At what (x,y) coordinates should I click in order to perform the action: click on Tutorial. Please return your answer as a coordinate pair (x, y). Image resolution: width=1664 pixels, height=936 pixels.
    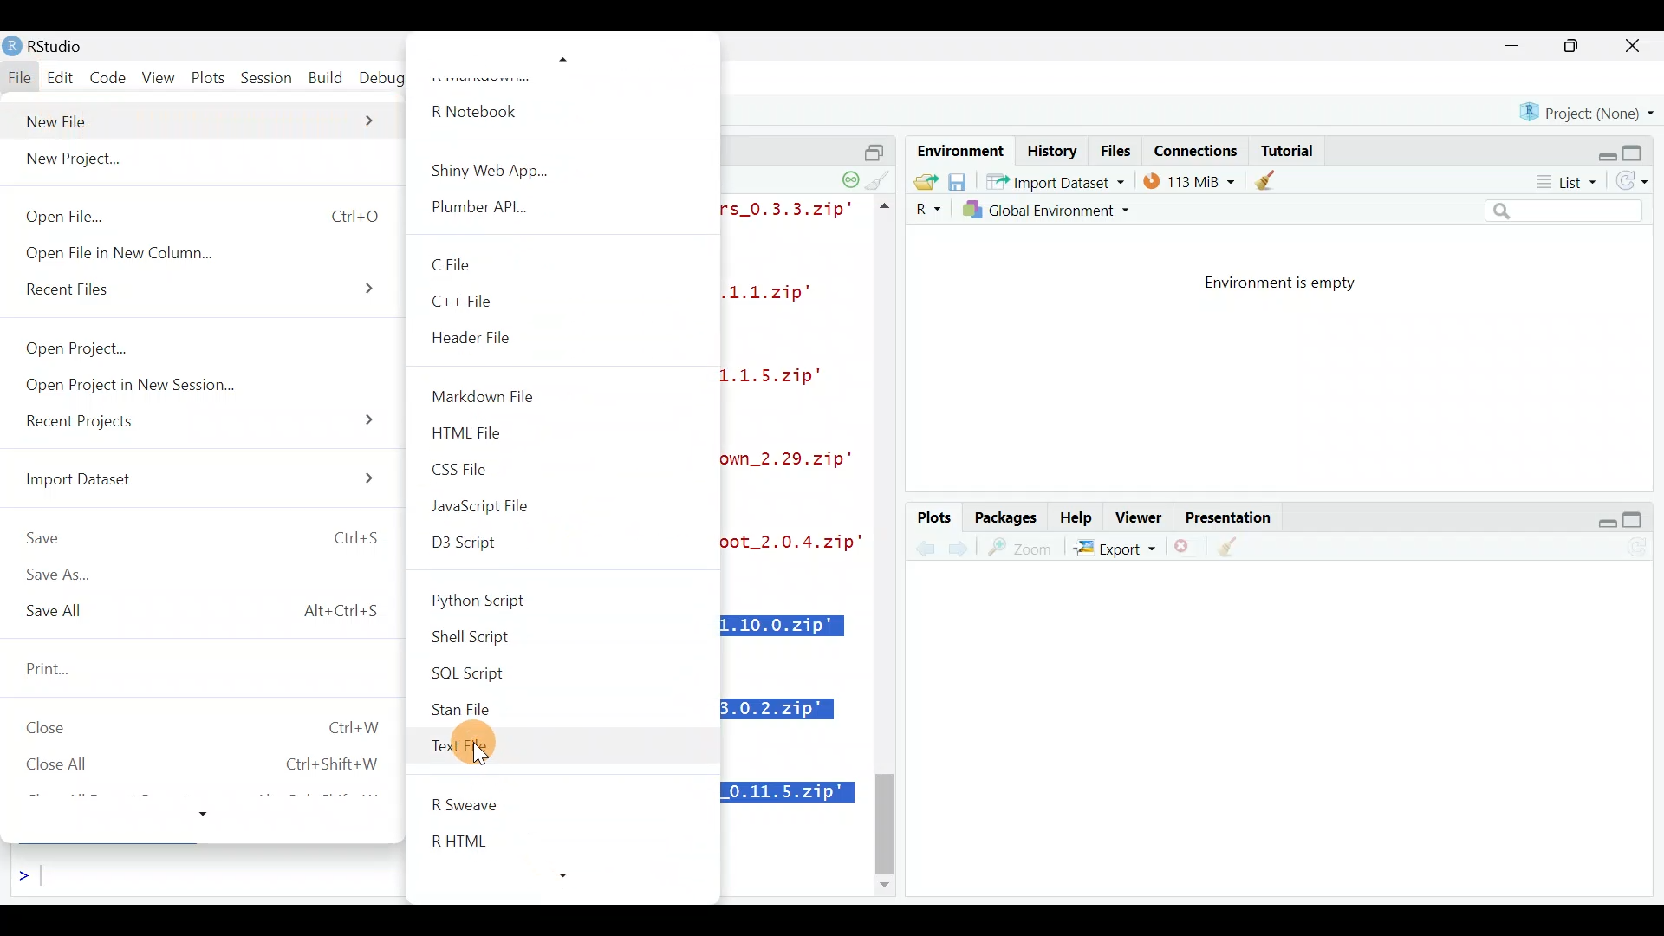
    Looking at the image, I should click on (1286, 147).